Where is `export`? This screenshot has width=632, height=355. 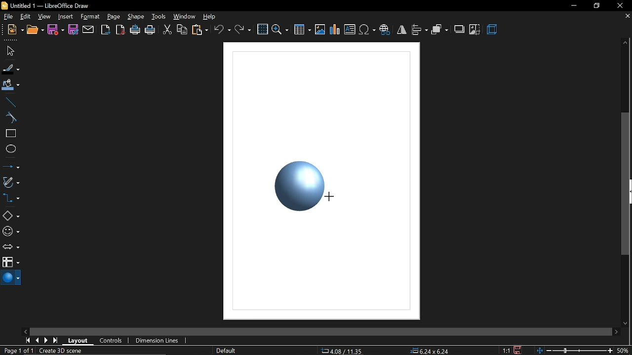
export is located at coordinates (105, 30).